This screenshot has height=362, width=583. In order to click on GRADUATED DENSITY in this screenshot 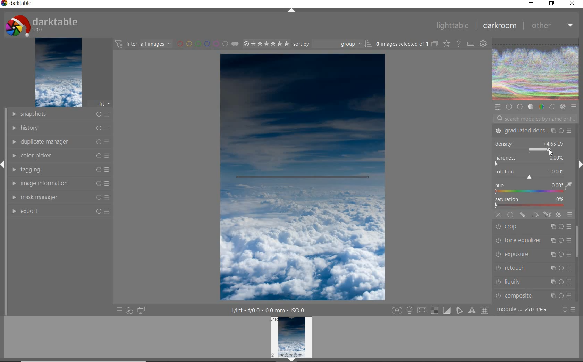, I will do `click(535, 131)`.